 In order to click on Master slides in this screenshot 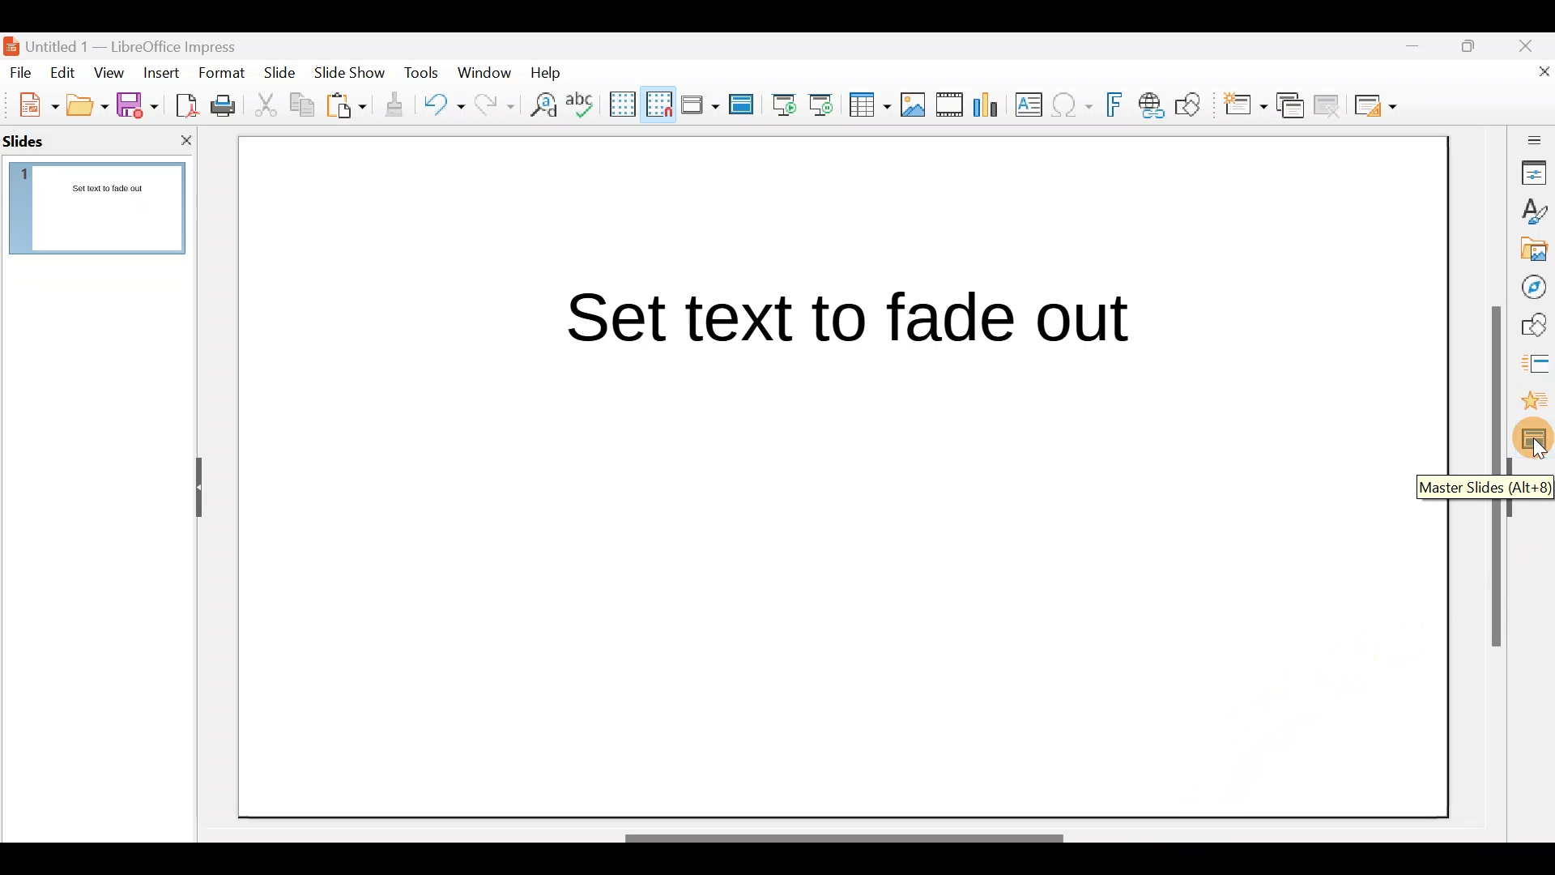, I will do `click(1535, 445)`.